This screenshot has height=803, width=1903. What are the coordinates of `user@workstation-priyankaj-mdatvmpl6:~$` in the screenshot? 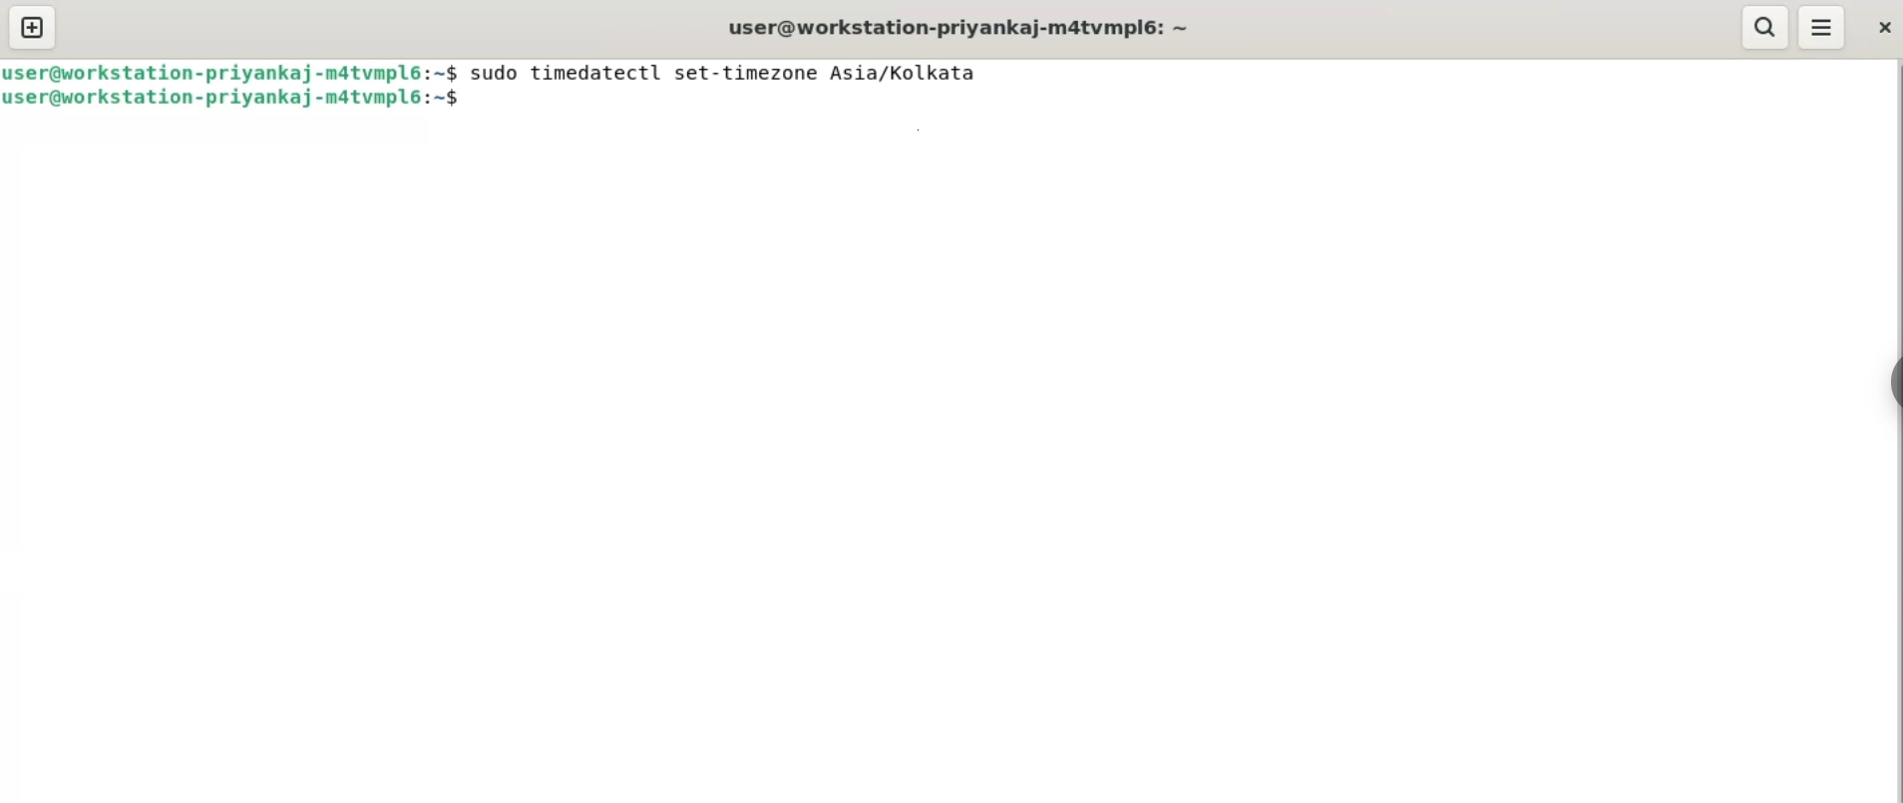 It's located at (236, 98).